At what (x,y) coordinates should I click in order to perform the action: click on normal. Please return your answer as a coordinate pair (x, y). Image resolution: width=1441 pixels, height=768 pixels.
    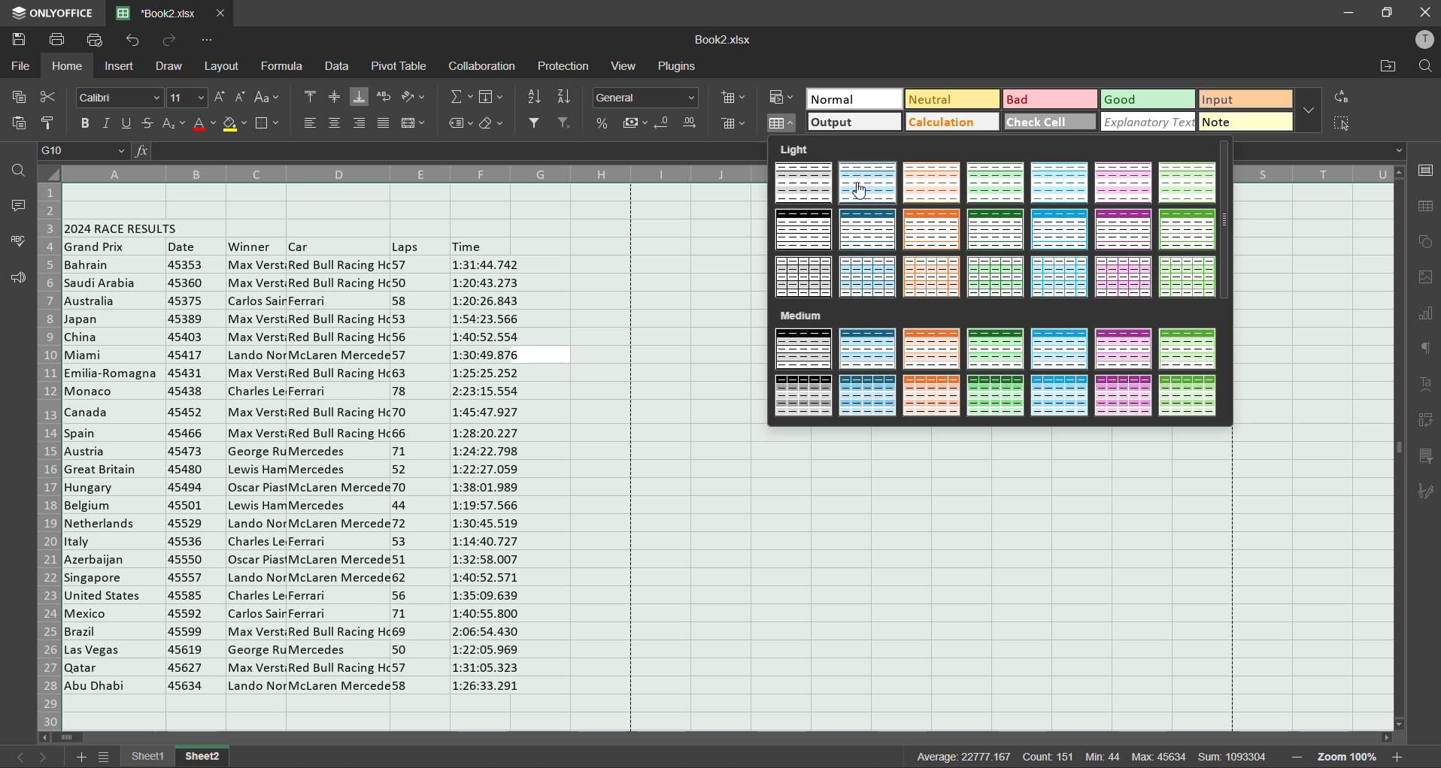
    Looking at the image, I should click on (855, 100).